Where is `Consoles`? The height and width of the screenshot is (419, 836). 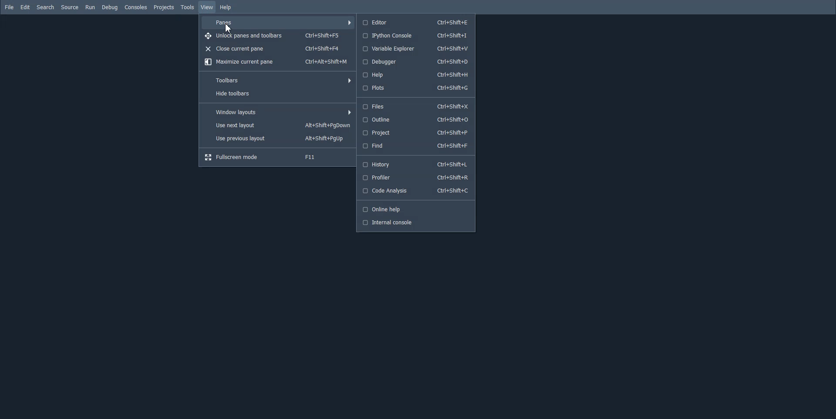 Consoles is located at coordinates (136, 7).